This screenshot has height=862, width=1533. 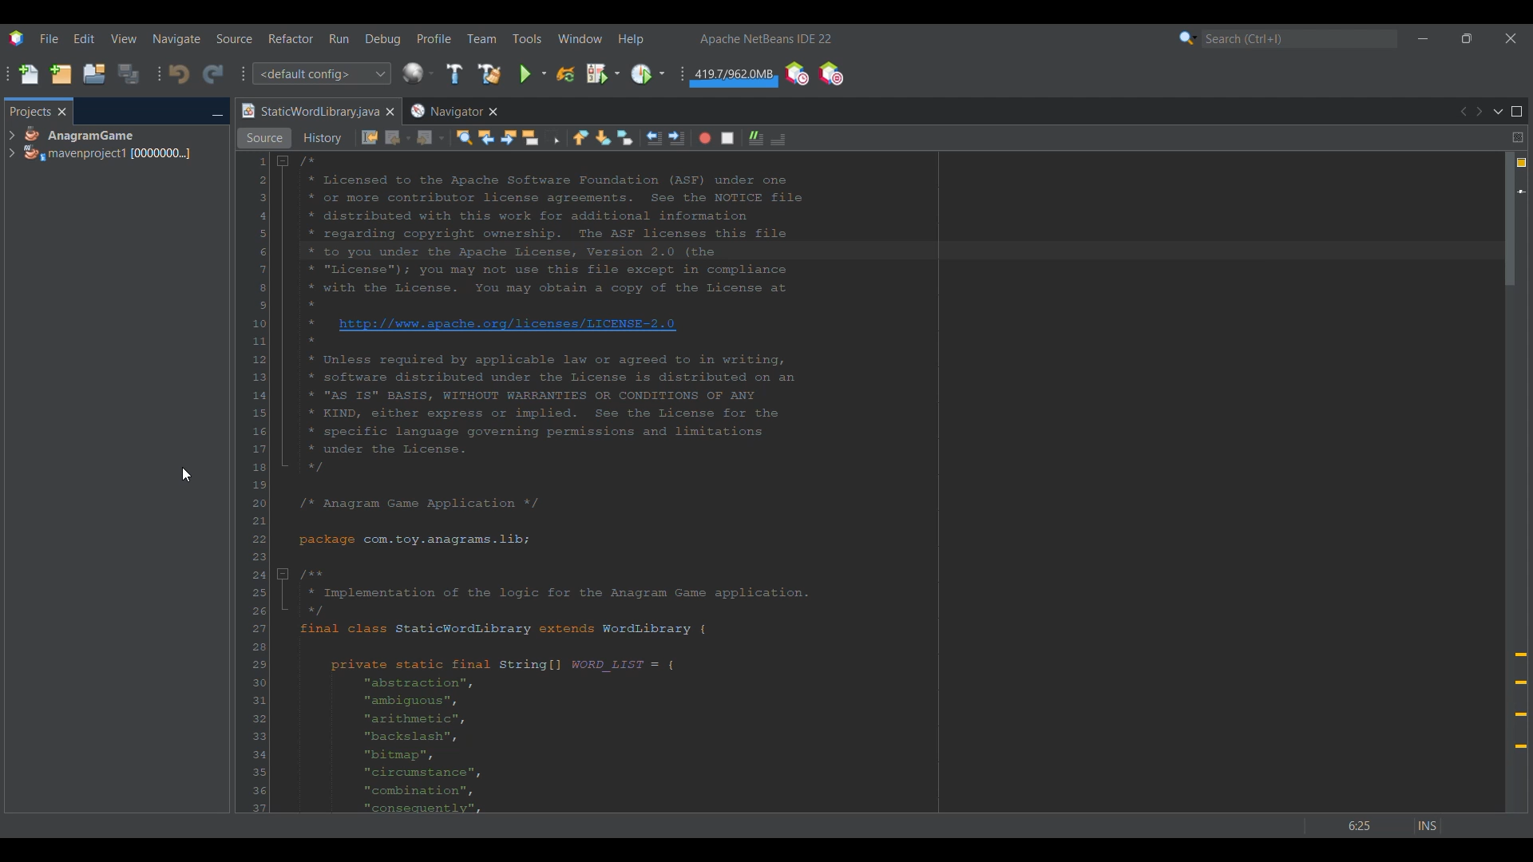 I want to click on Current tab highlighted, so click(x=309, y=112).